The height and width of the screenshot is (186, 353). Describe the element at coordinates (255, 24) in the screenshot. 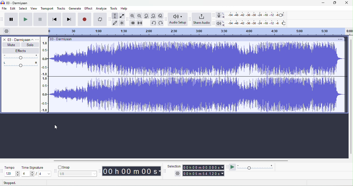

I see `playback level` at that location.